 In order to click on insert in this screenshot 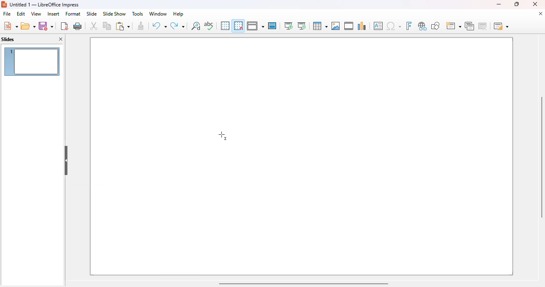, I will do `click(53, 14)`.